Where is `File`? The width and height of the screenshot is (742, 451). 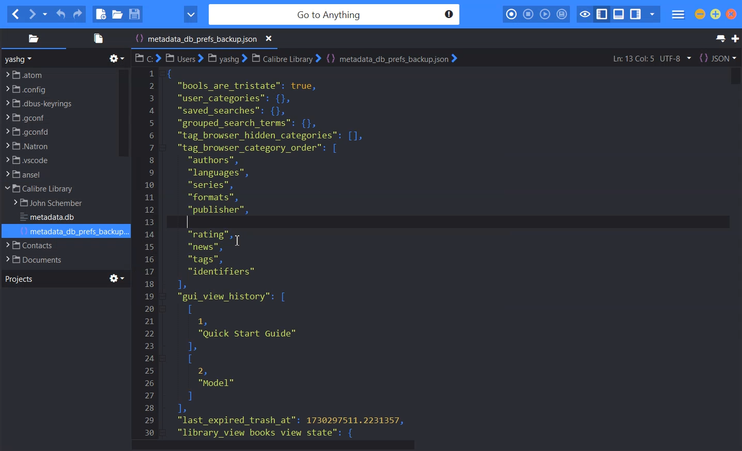 File is located at coordinates (57, 189).